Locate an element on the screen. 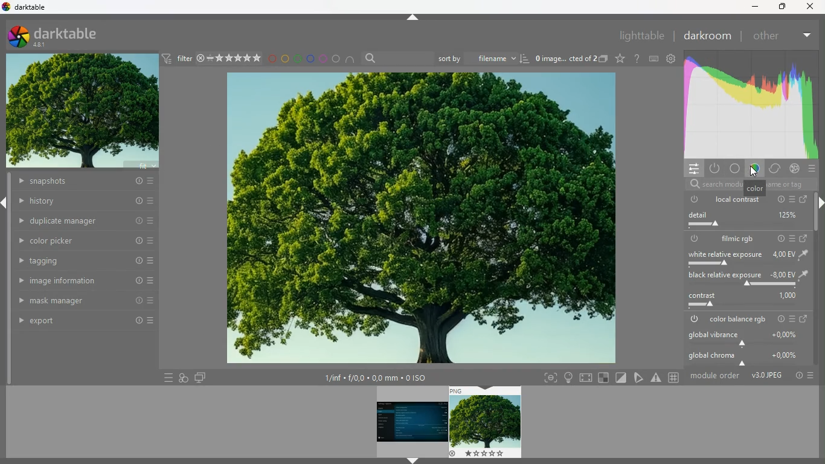 The height and width of the screenshot is (464, 825). warning is located at coordinates (656, 378).